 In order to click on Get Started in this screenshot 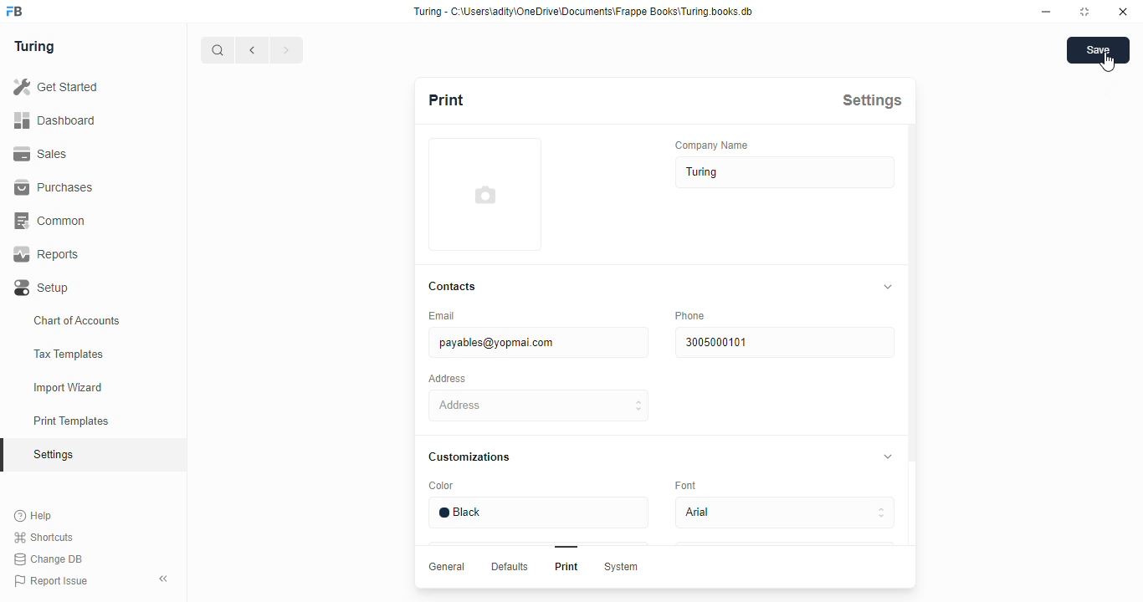, I will do `click(76, 85)`.